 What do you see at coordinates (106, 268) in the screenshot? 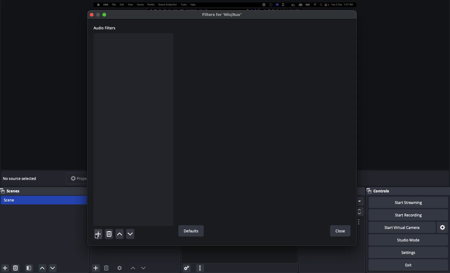
I see `Delete` at bounding box center [106, 268].